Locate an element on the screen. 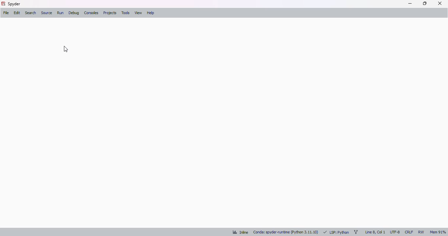  UTF-8 is located at coordinates (395, 232).